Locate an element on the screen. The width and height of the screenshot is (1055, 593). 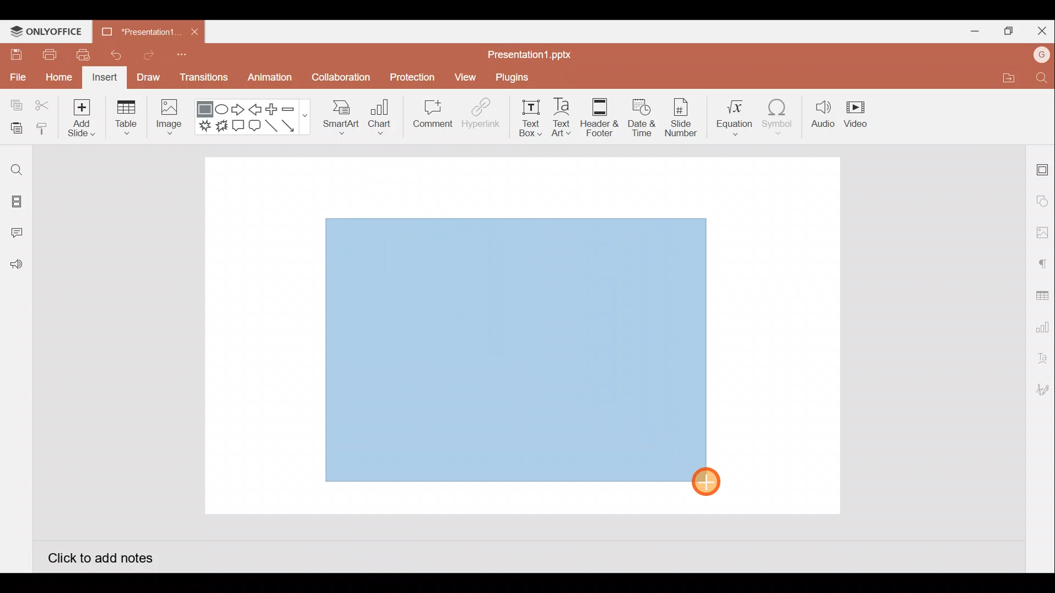
Explosion 1 is located at coordinates (205, 125).